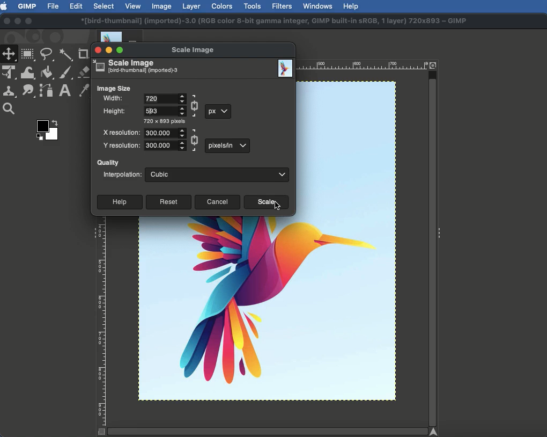 The width and height of the screenshot is (547, 437). What do you see at coordinates (195, 140) in the screenshot?
I see `Linked` at bounding box center [195, 140].